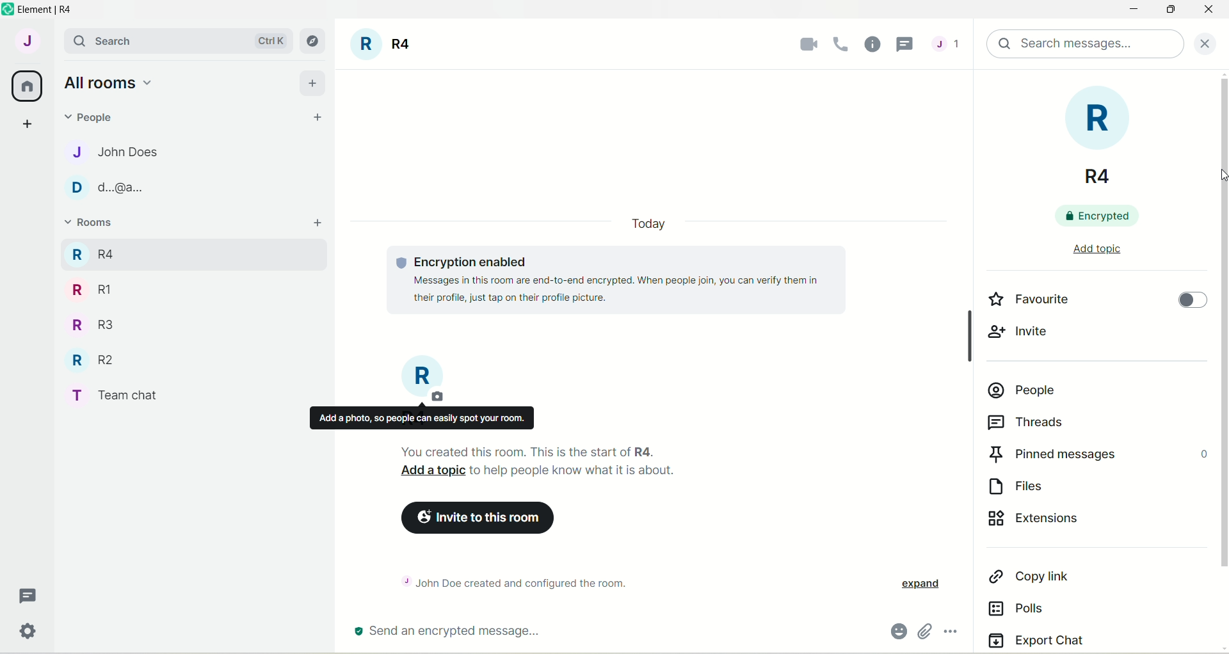 The height and width of the screenshot is (654, 1229). What do you see at coordinates (527, 581) in the screenshot?
I see `~ John Doe created and configured the room.` at bounding box center [527, 581].